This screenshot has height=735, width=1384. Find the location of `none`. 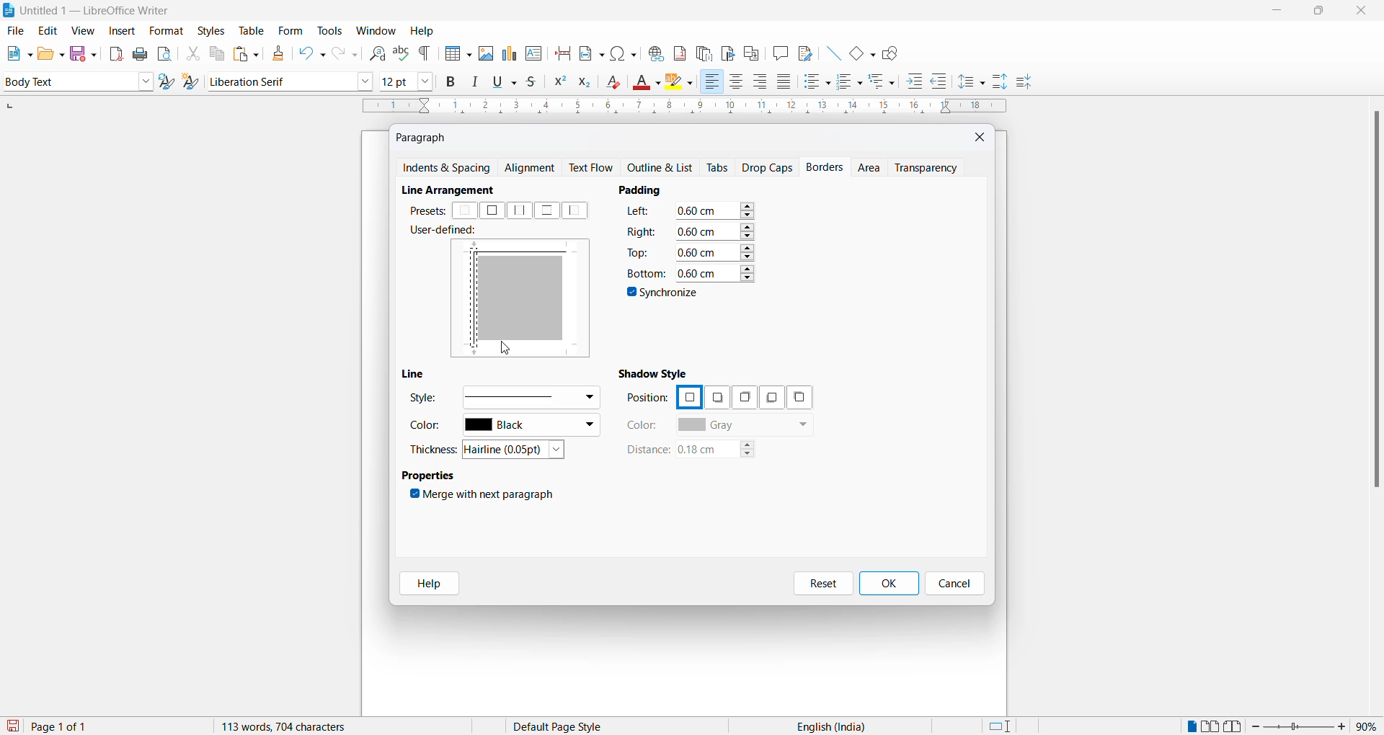

none is located at coordinates (466, 211).